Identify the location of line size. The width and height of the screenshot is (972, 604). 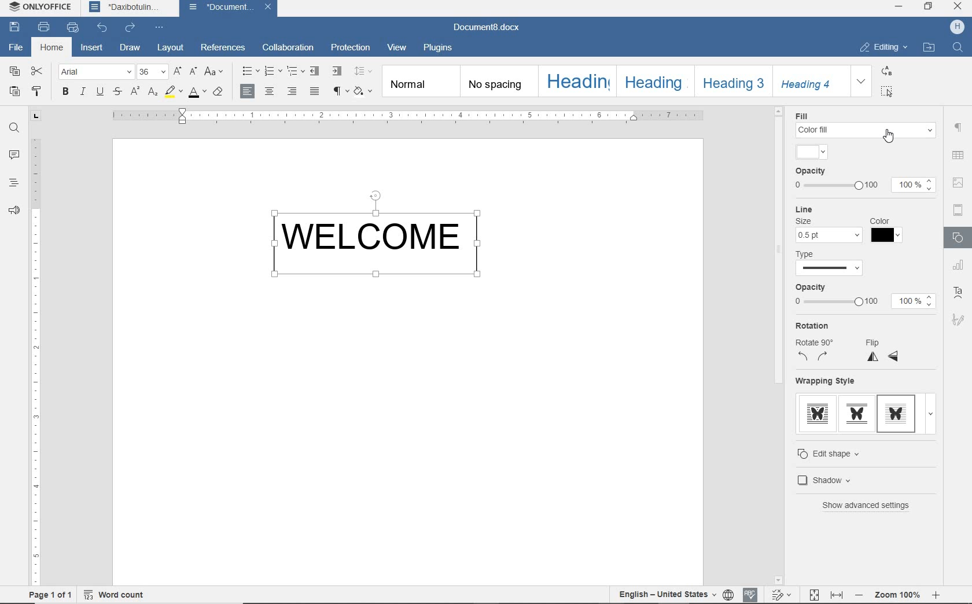
(829, 235).